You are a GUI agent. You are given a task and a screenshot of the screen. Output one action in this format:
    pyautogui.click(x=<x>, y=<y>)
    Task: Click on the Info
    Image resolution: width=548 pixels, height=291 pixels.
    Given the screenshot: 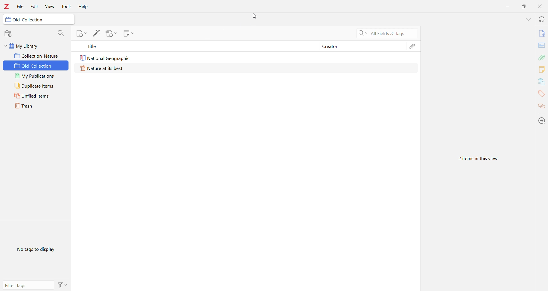 What is the action you would take?
    pyautogui.click(x=542, y=34)
    